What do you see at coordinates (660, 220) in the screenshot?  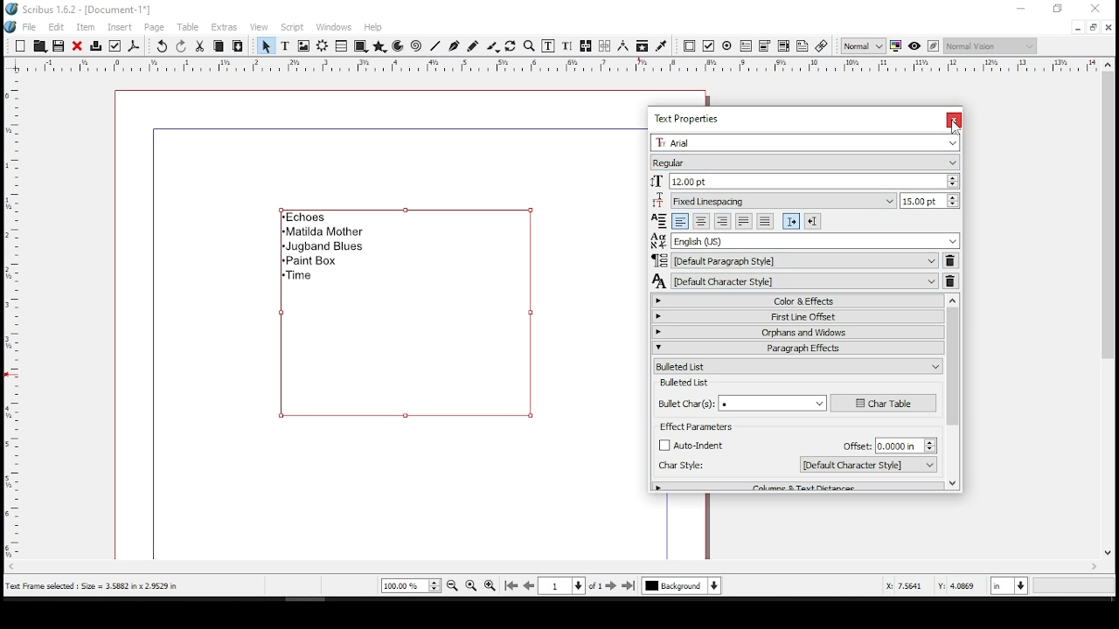 I see `` at bounding box center [660, 220].